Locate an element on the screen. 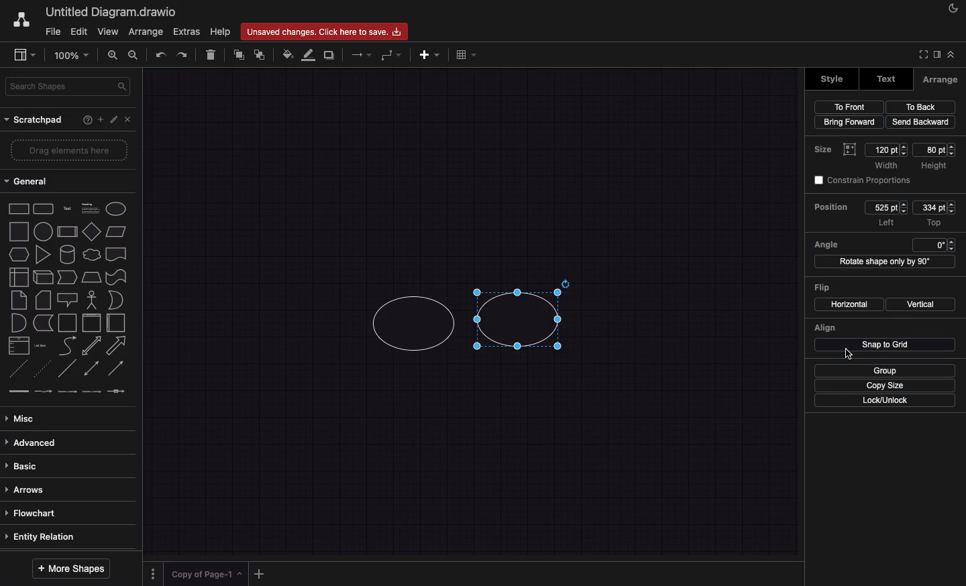 The image size is (966, 586). edit is located at coordinates (81, 32).